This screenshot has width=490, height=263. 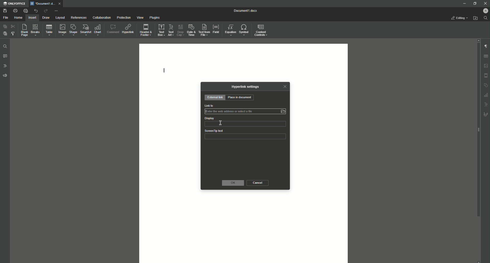 What do you see at coordinates (5, 34) in the screenshot?
I see `Paste` at bounding box center [5, 34].